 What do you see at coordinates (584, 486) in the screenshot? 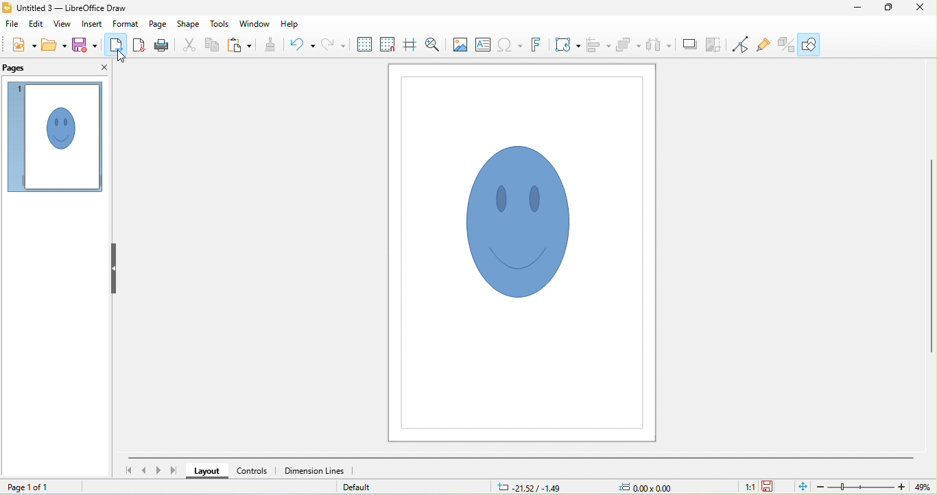
I see `cursor and object position` at bounding box center [584, 486].